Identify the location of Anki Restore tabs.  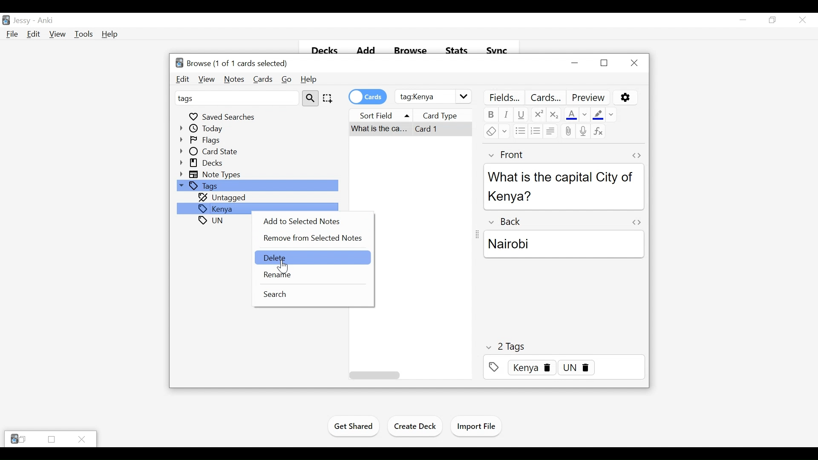
(18, 439).